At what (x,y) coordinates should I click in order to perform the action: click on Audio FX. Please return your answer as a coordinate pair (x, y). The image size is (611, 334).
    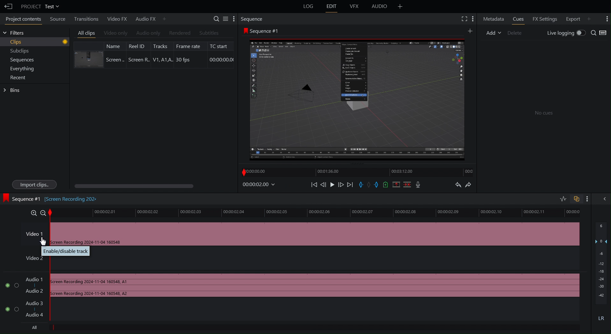
    Looking at the image, I should click on (149, 18).